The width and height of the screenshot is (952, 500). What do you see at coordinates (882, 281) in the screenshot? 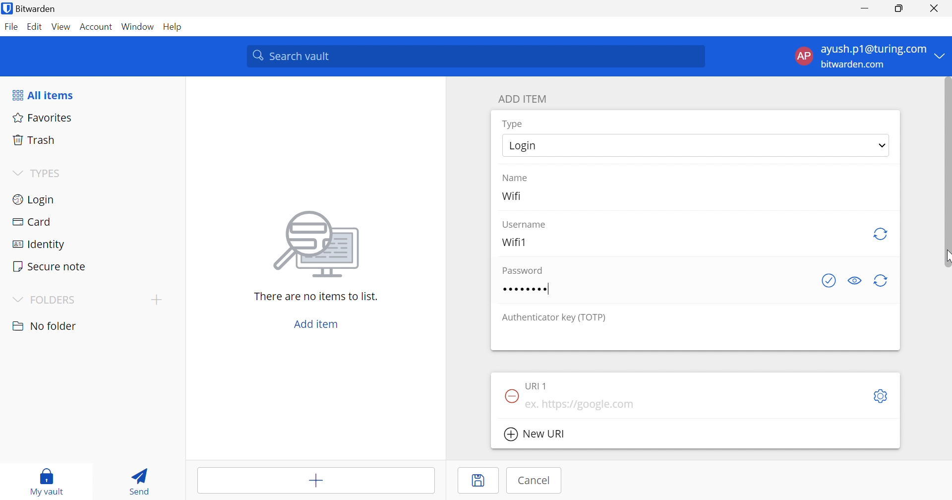
I see `Regenerate password` at bounding box center [882, 281].